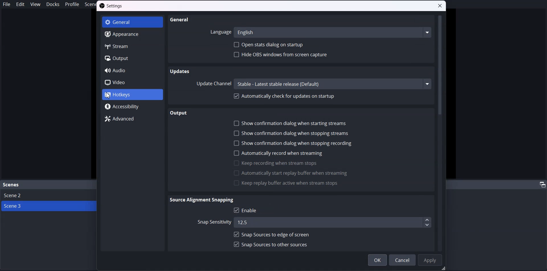 This screenshot has width=547, height=271. Describe the element at coordinates (279, 153) in the screenshot. I see `Automatically record when streaming` at that location.